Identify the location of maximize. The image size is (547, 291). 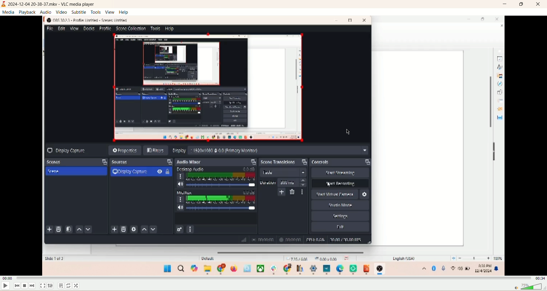
(521, 5).